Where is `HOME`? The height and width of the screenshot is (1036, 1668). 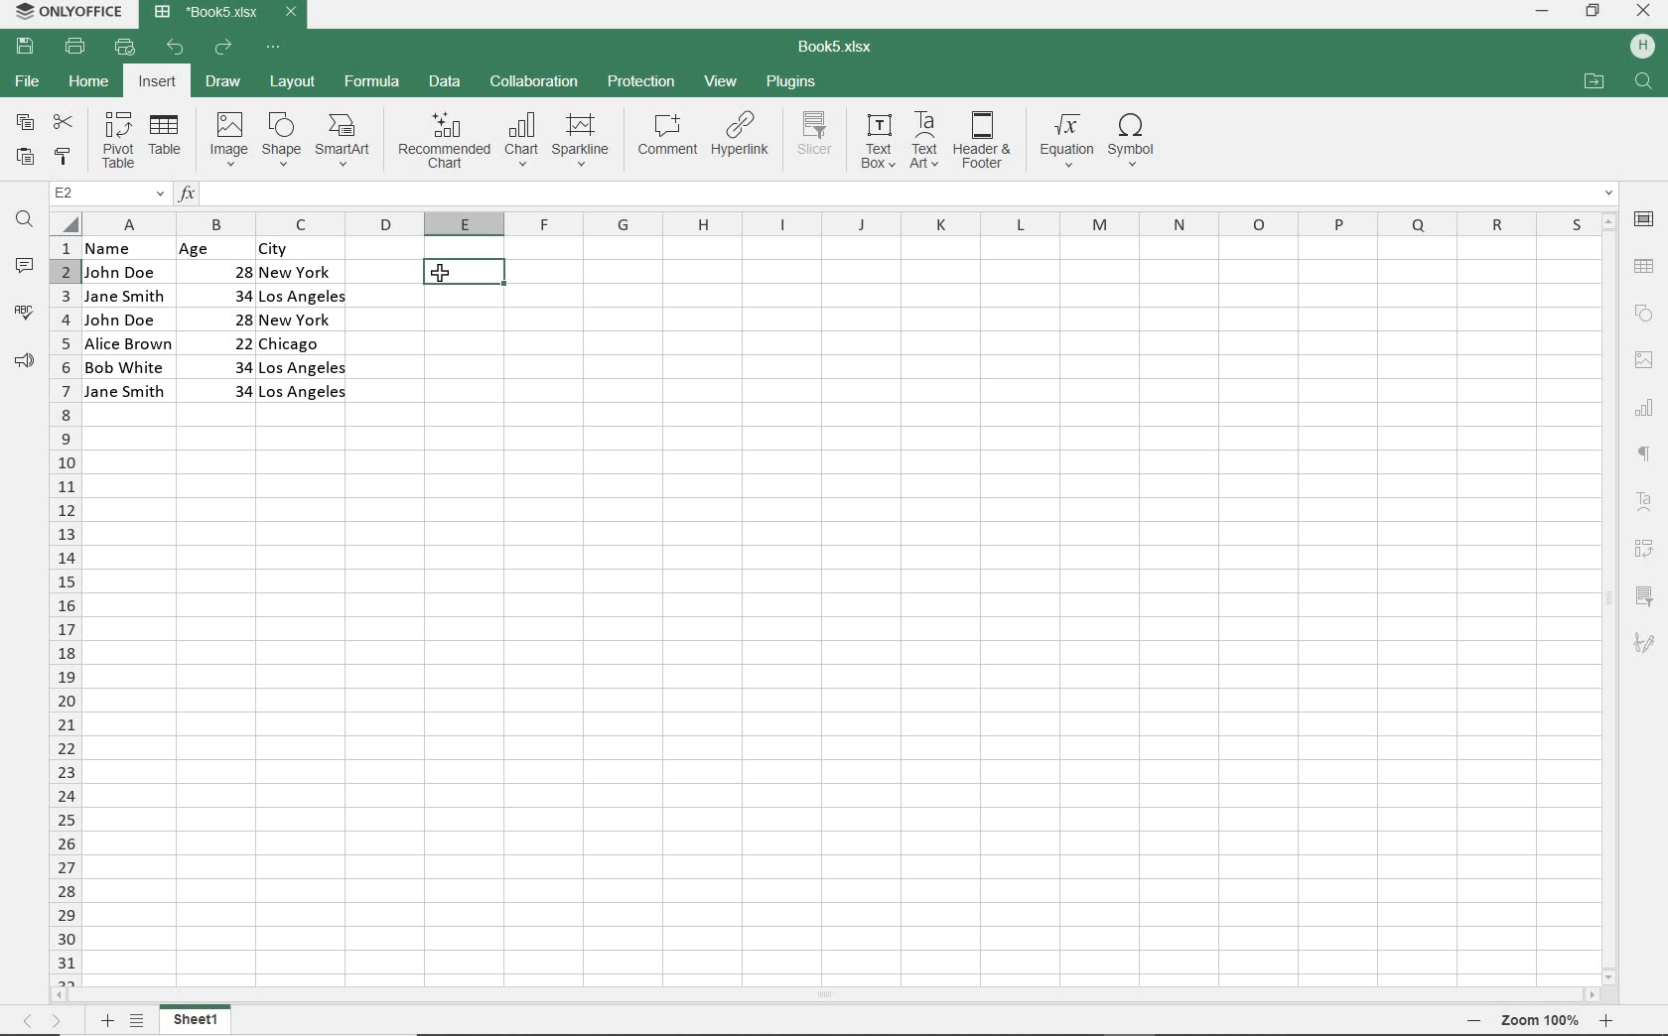 HOME is located at coordinates (87, 80).